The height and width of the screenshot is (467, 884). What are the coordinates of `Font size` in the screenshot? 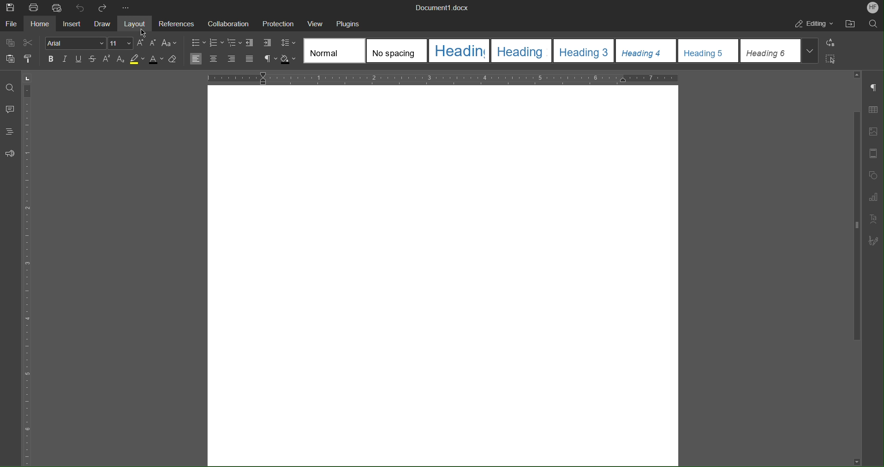 It's located at (120, 43).